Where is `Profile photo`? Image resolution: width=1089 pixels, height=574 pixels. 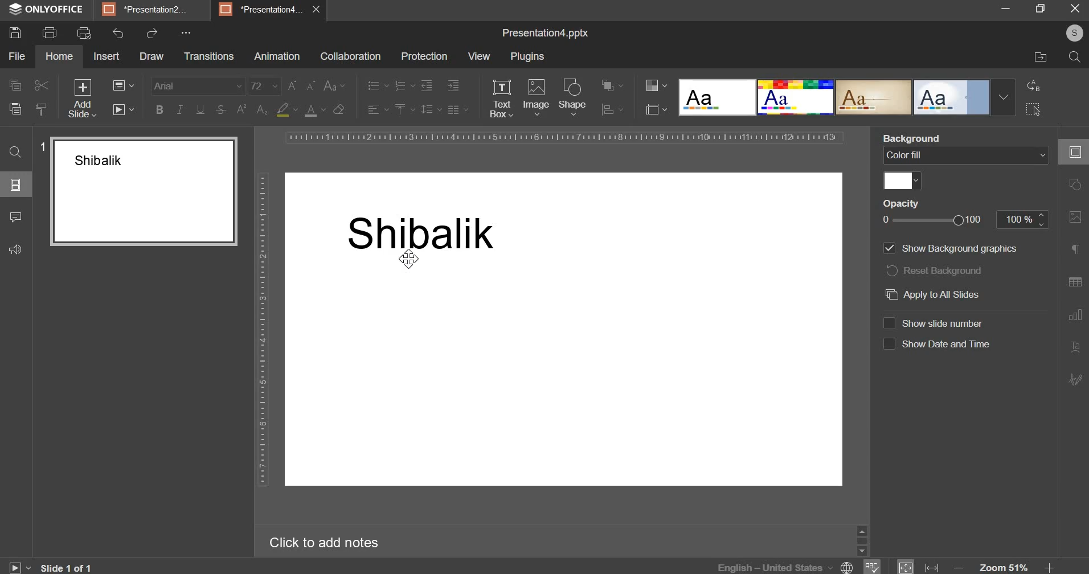 Profile photo is located at coordinates (1070, 33).